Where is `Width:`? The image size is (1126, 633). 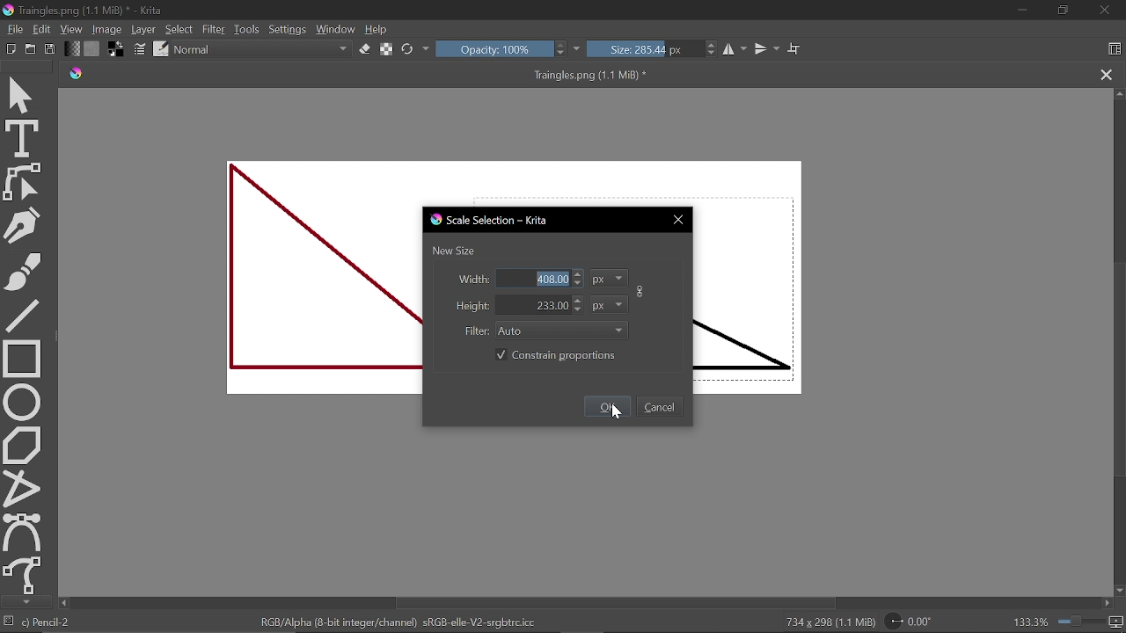
Width: is located at coordinates (472, 280).